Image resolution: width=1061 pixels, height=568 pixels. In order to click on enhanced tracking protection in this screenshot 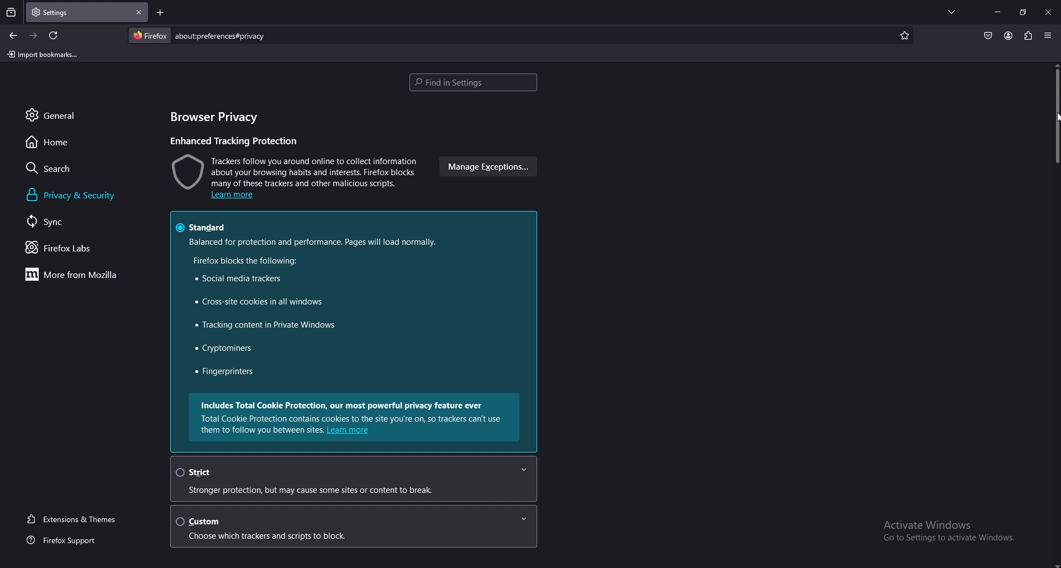, I will do `click(234, 139)`.